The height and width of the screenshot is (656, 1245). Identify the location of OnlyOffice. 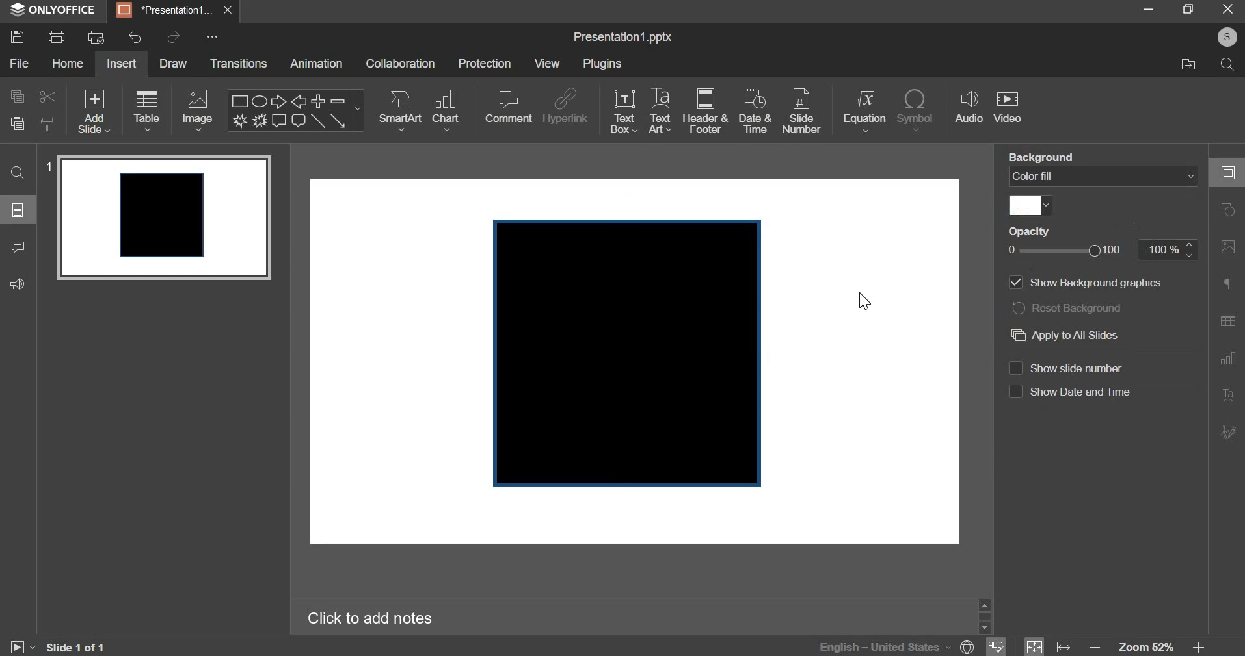
(54, 10).